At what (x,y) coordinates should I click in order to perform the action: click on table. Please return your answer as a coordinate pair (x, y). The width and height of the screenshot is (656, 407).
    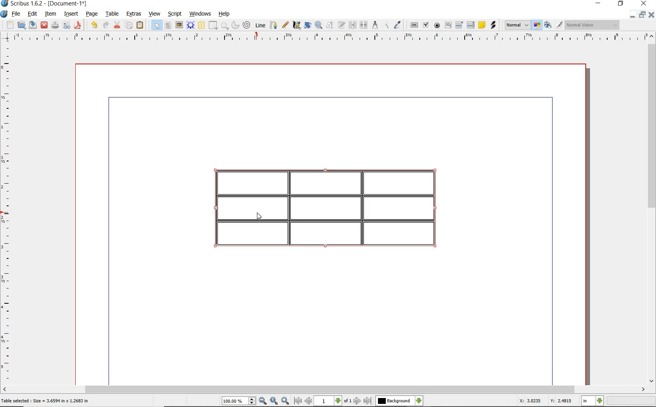
    Looking at the image, I should click on (112, 14).